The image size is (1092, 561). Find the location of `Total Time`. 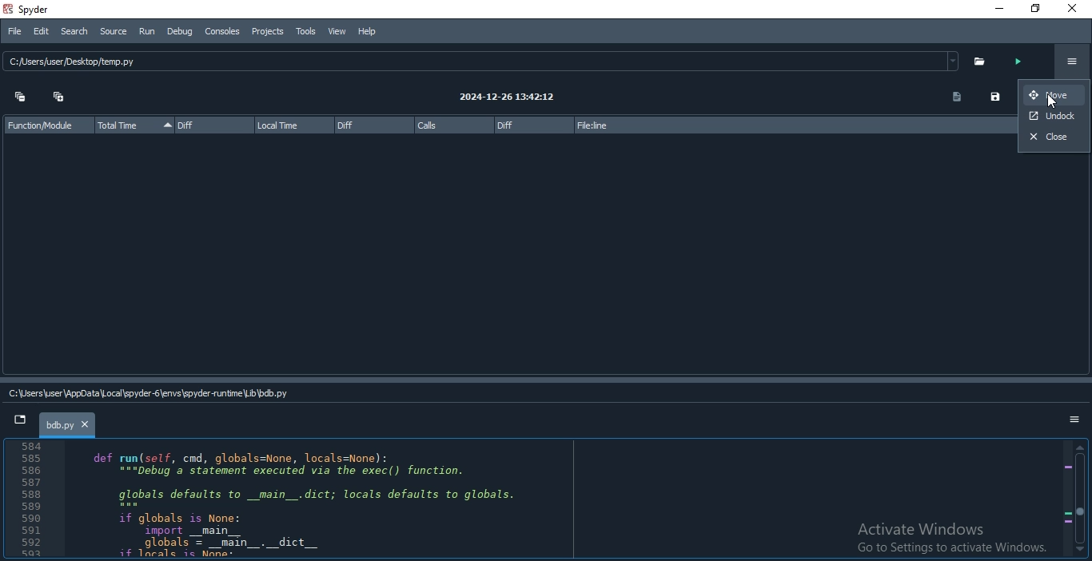

Total Time is located at coordinates (134, 125).